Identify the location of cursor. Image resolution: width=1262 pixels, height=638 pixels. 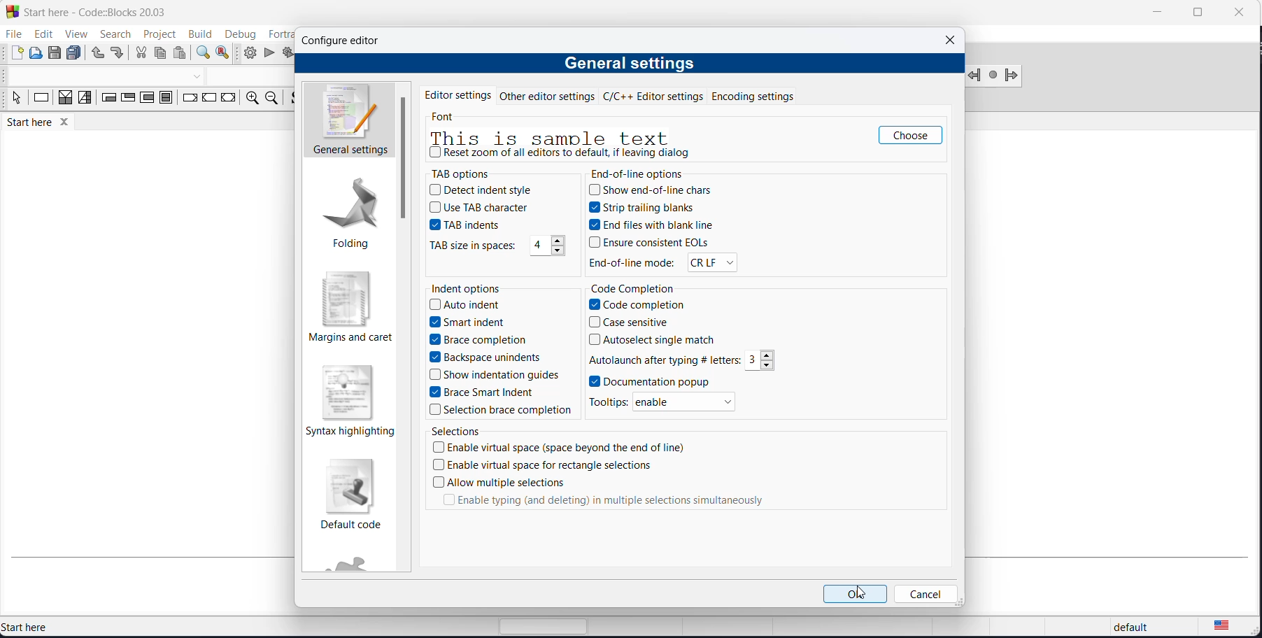
(863, 594).